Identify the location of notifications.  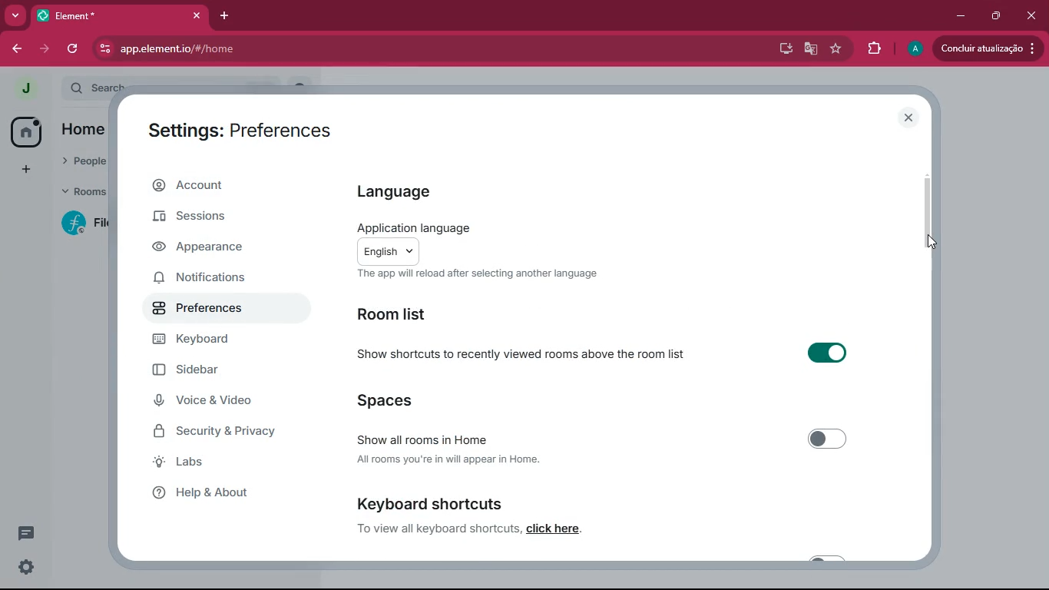
(212, 279).